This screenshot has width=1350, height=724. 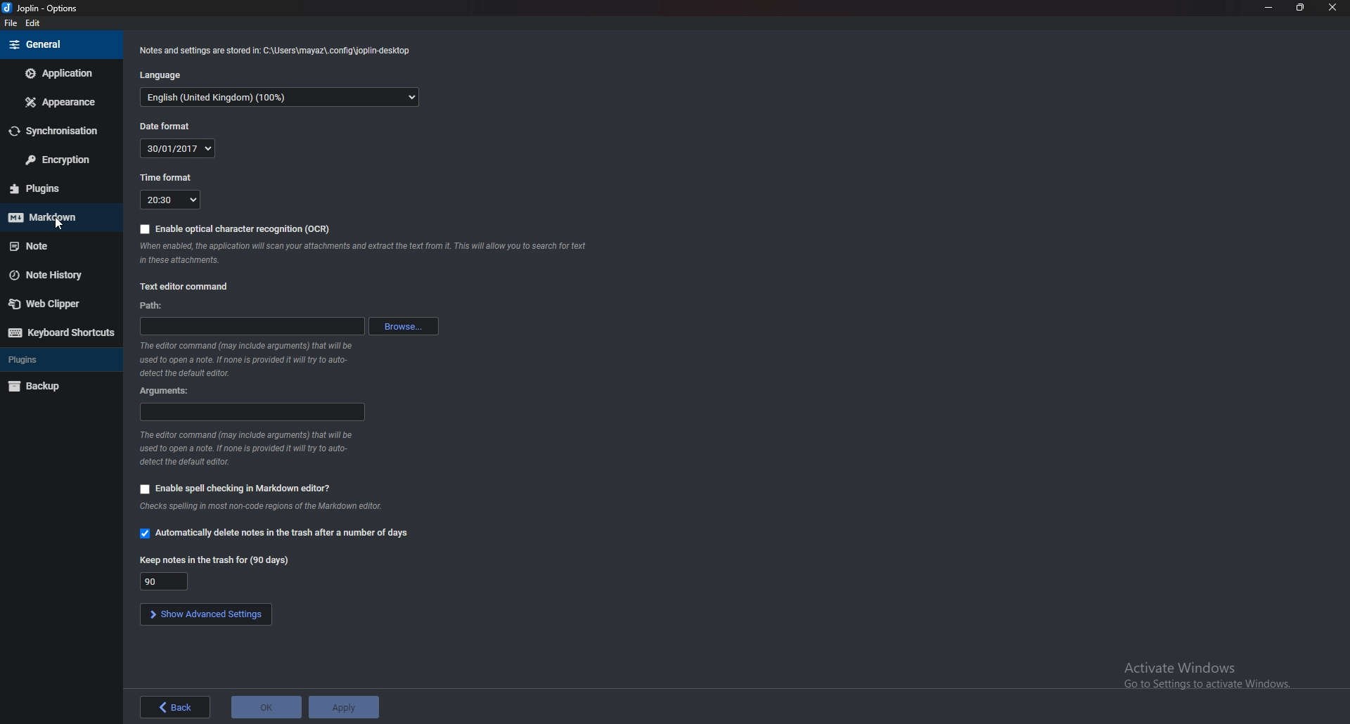 I want to click on info, so click(x=276, y=52).